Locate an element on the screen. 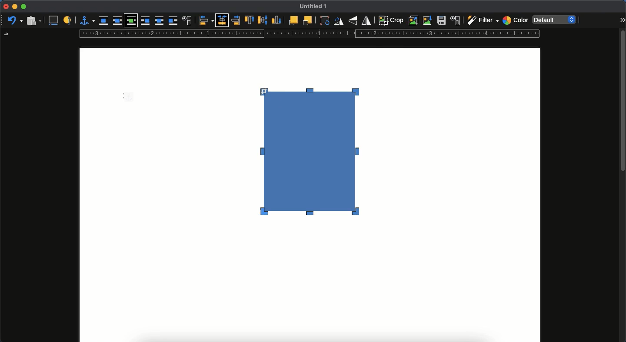 This screenshot has width=626, height=342. flip horizontally is located at coordinates (367, 20).